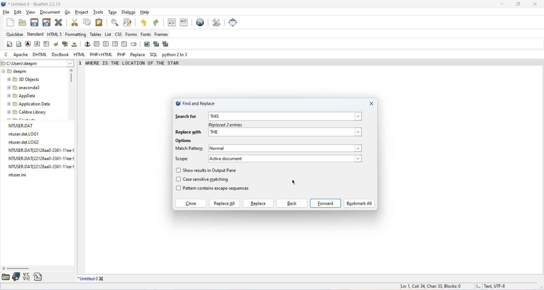  I want to click on copy, so click(88, 22).